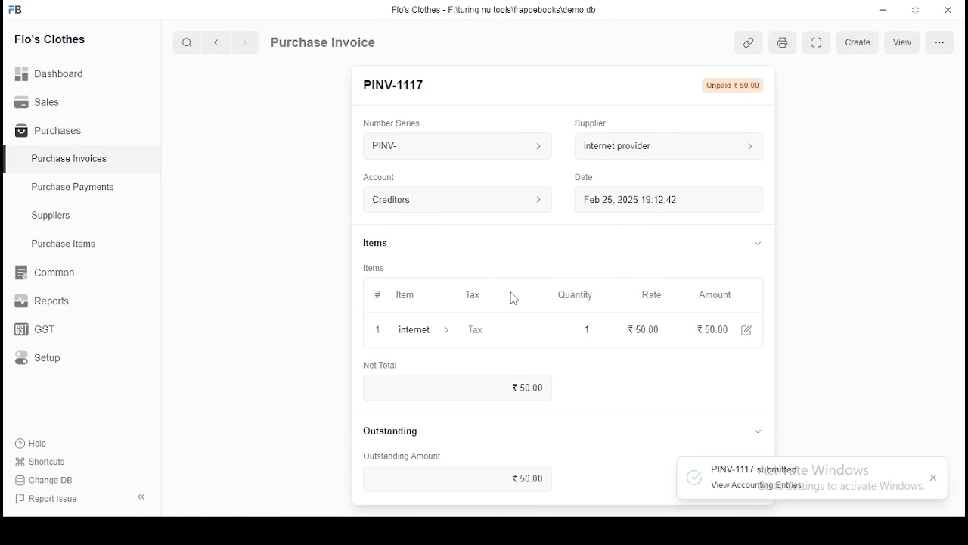 The image size is (968, 545). Describe the element at coordinates (380, 366) in the screenshot. I see `net total` at that location.